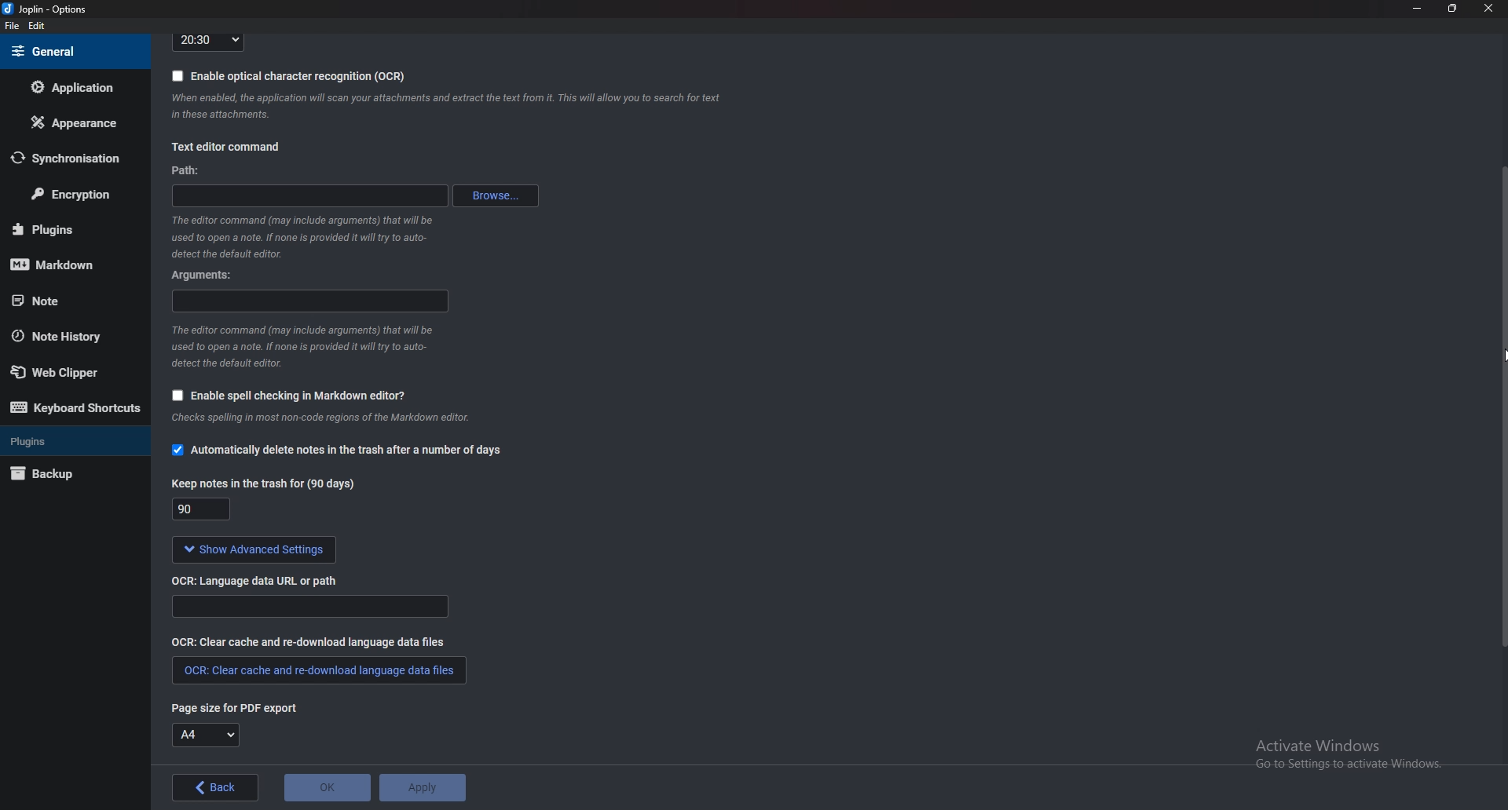 The width and height of the screenshot is (1508, 810). Describe the element at coordinates (447, 106) in the screenshot. I see `info on ocr` at that location.